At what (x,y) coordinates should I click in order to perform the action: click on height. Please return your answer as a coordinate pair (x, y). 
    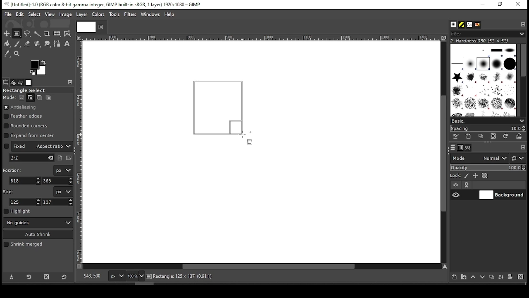
    Looking at the image, I should click on (58, 202).